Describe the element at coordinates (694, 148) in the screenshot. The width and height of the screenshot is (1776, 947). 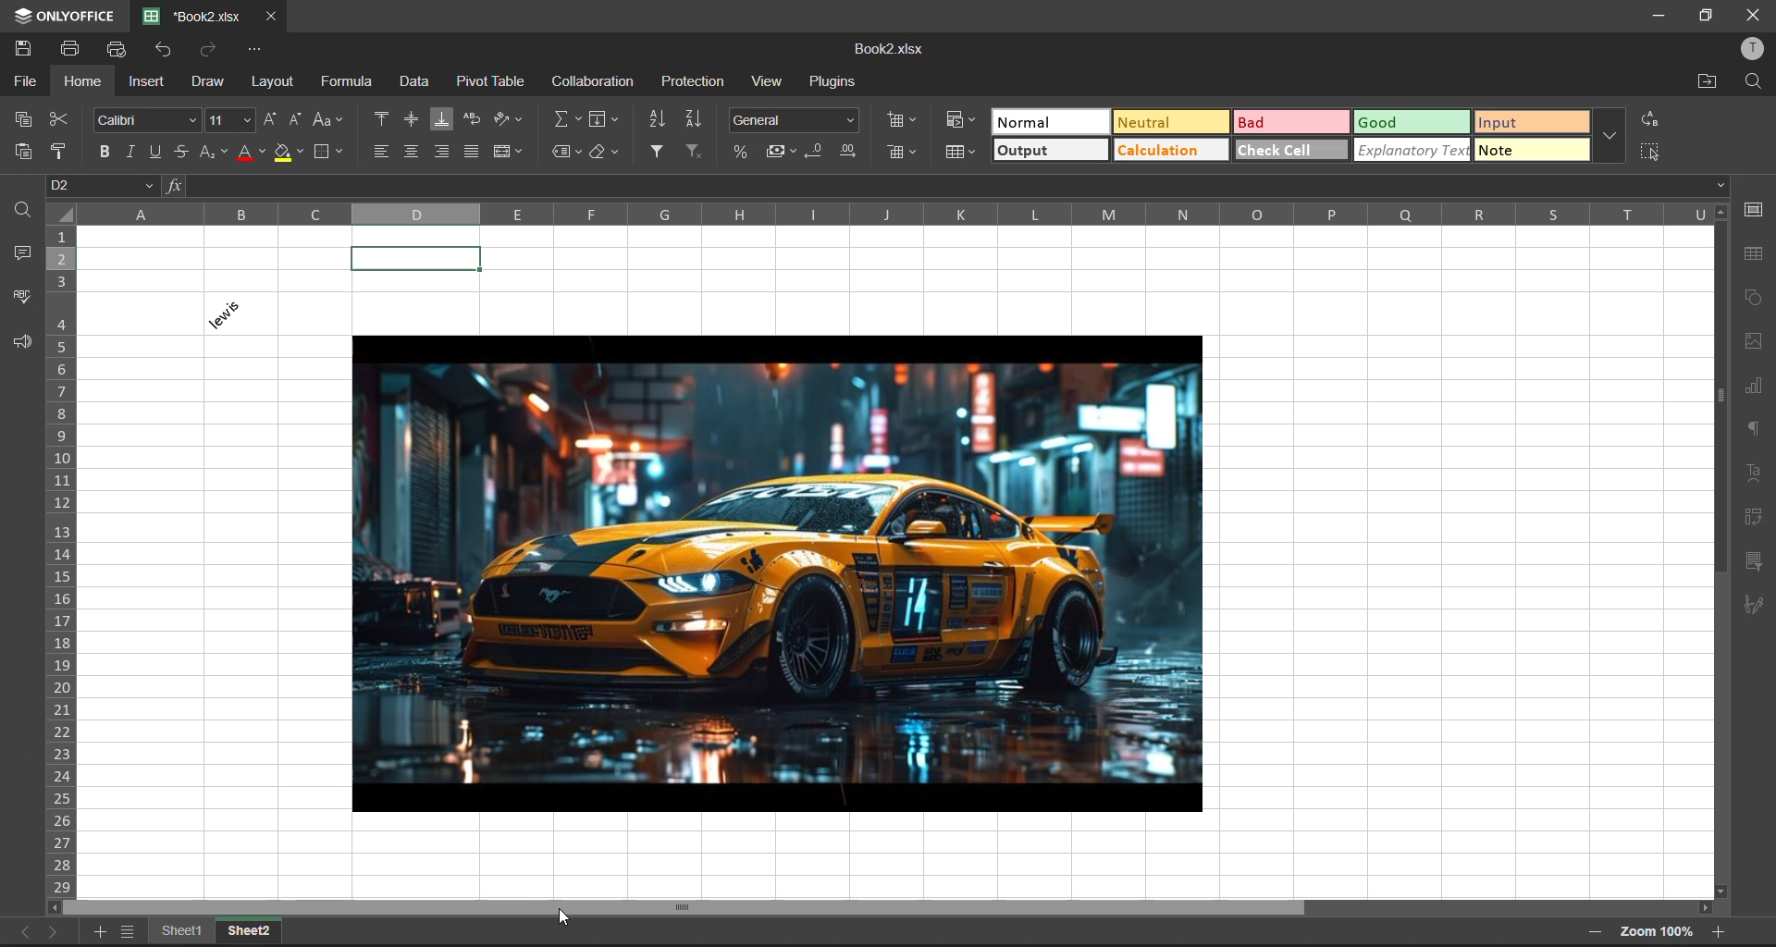
I see `clear filter` at that location.